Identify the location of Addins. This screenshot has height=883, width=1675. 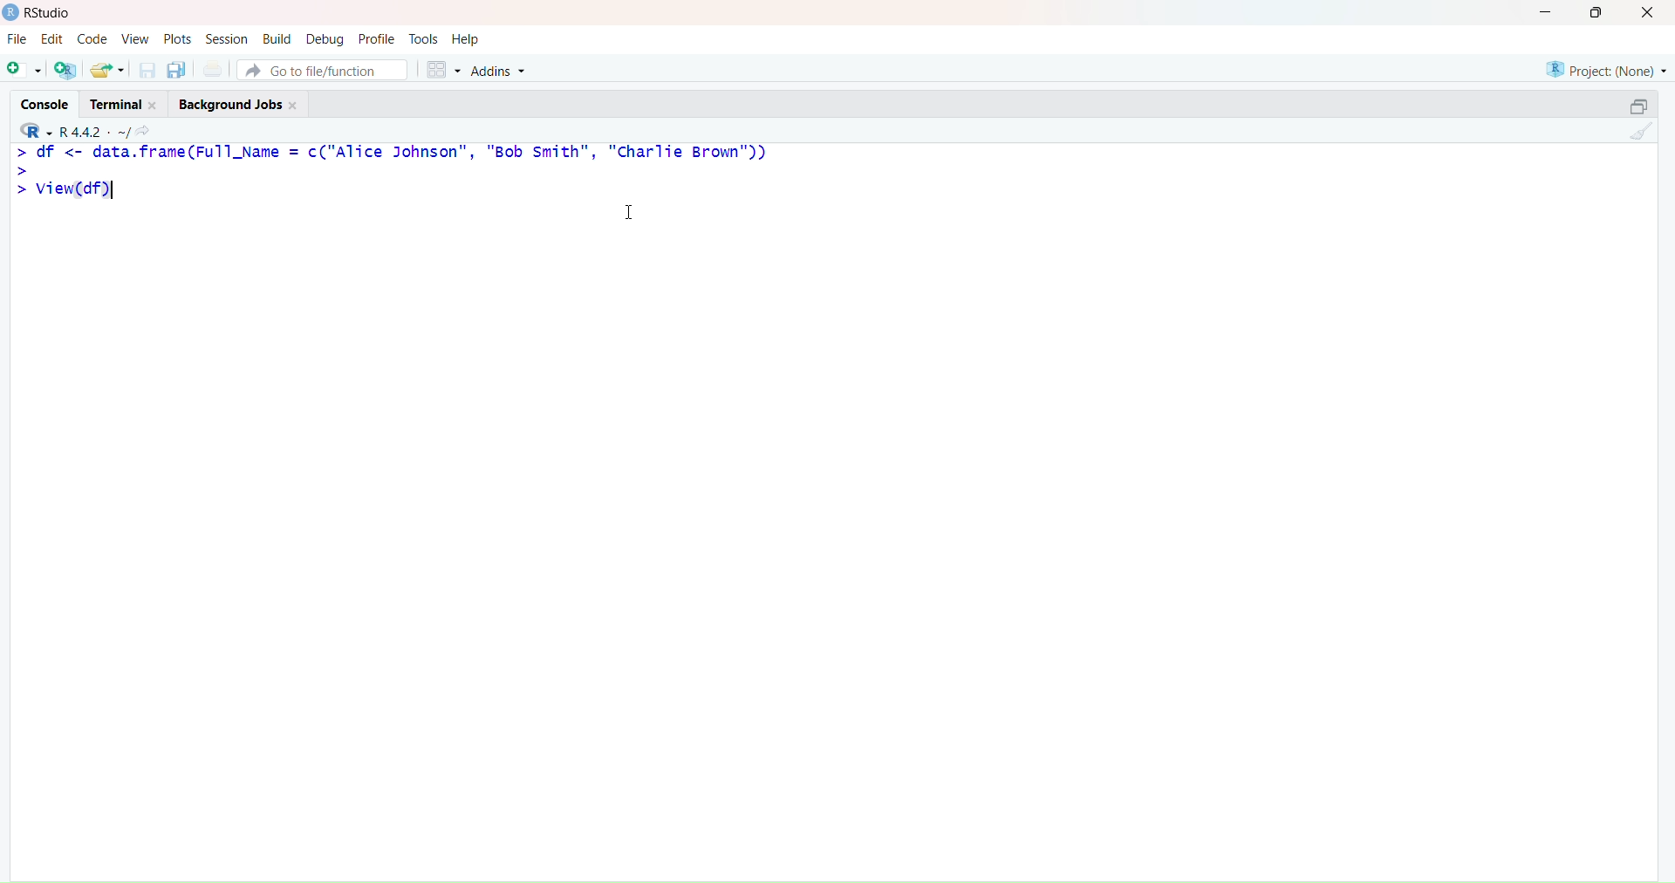
(502, 71).